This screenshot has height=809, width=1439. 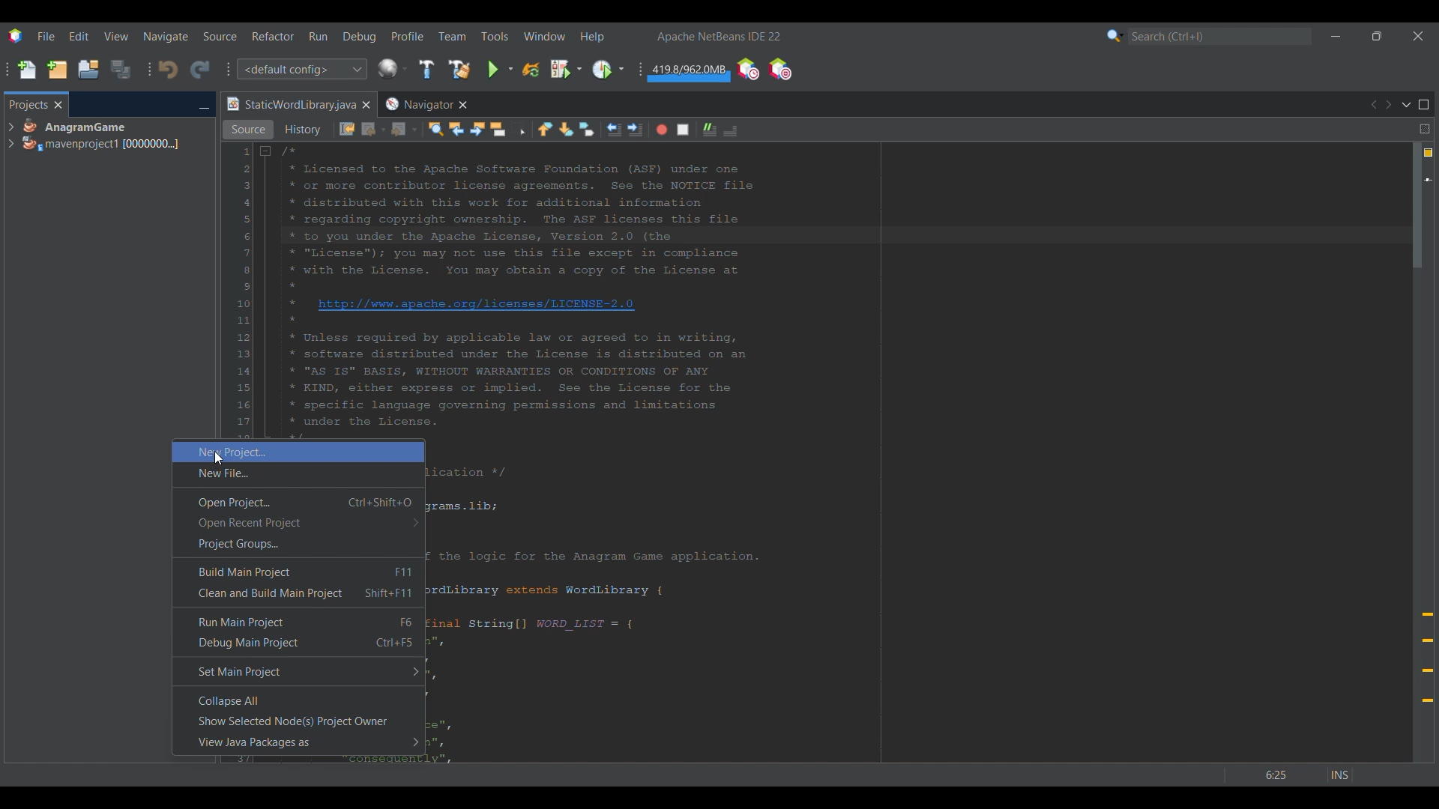 I want to click on Software logo, so click(x=15, y=36).